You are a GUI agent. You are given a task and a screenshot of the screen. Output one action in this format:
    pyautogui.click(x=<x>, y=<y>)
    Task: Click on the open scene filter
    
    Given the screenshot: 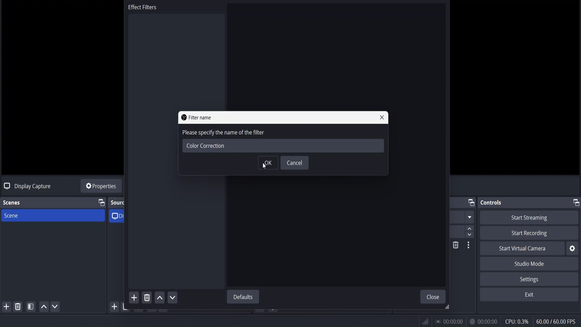 What is the action you would take?
    pyautogui.click(x=31, y=308)
    